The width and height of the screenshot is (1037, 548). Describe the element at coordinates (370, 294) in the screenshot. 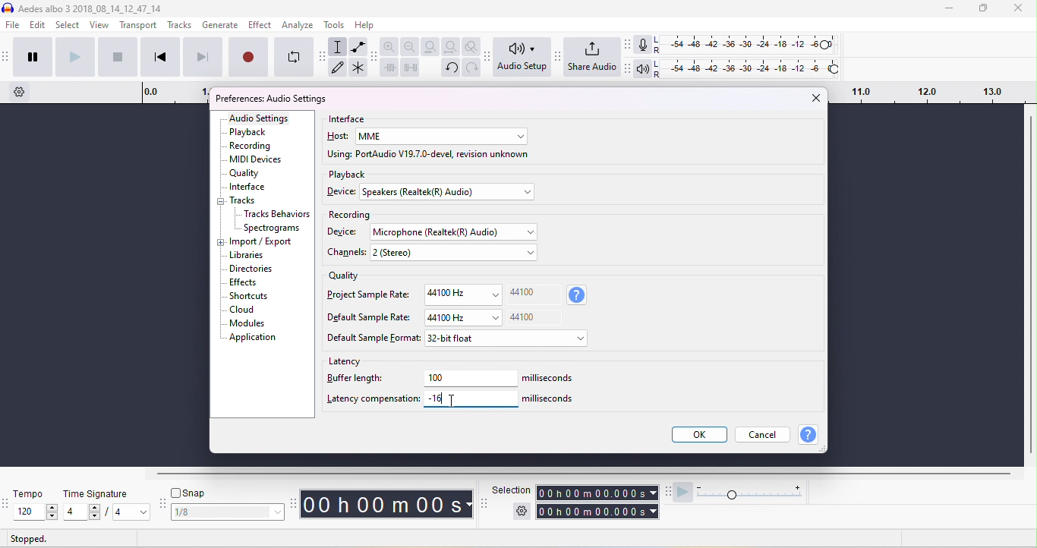

I see `project sample rate` at that location.